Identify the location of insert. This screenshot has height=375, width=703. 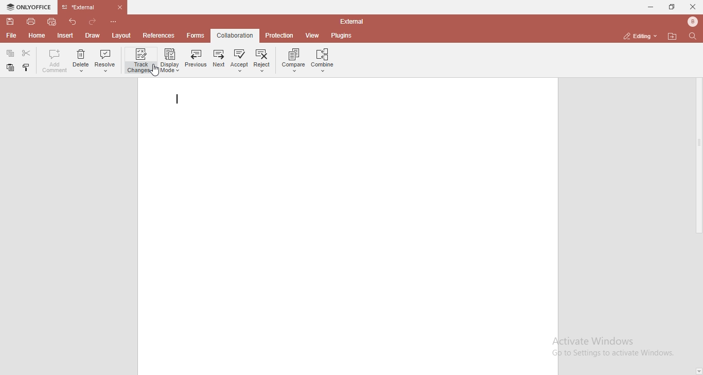
(66, 36).